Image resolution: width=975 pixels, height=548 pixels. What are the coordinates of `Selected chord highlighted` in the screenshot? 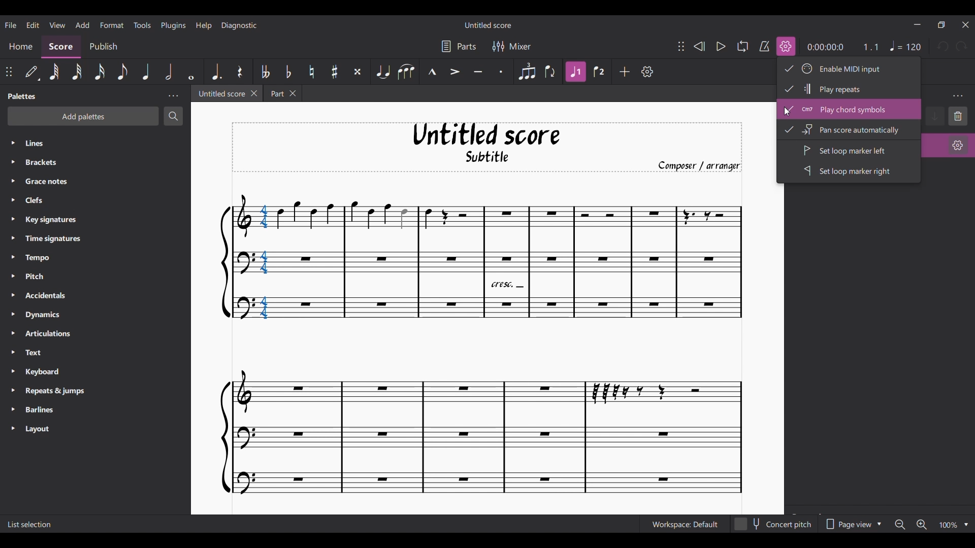 It's located at (272, 263).